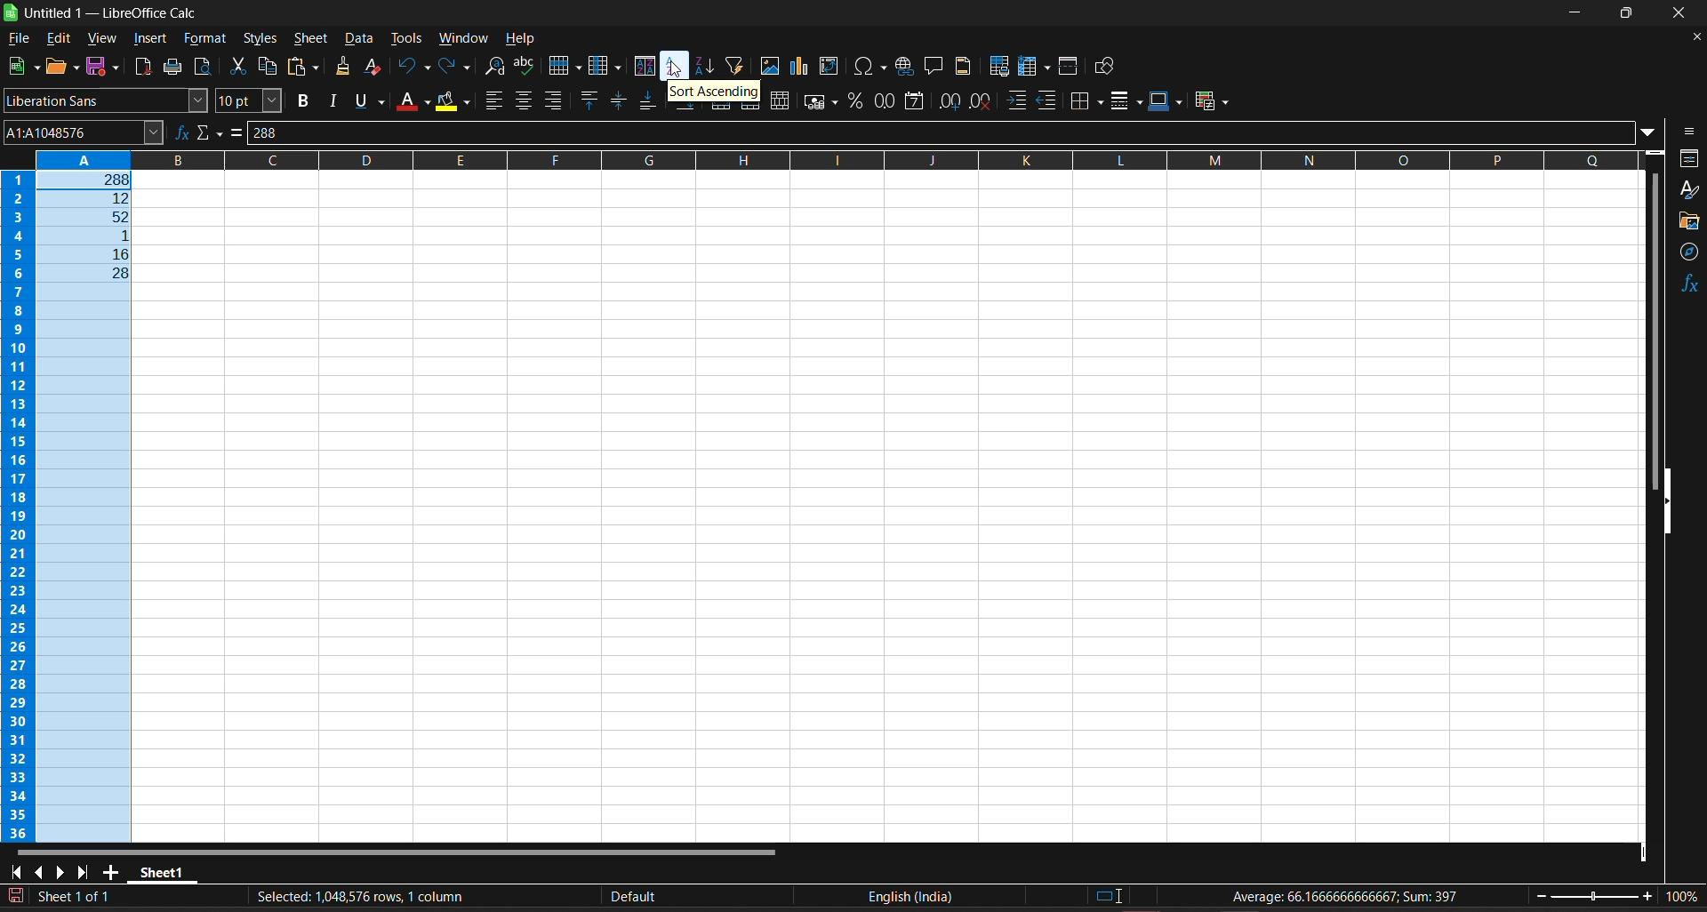 The width and height of the screenshot is (1707, 912). I want to click on close document, so click(1691, 36).